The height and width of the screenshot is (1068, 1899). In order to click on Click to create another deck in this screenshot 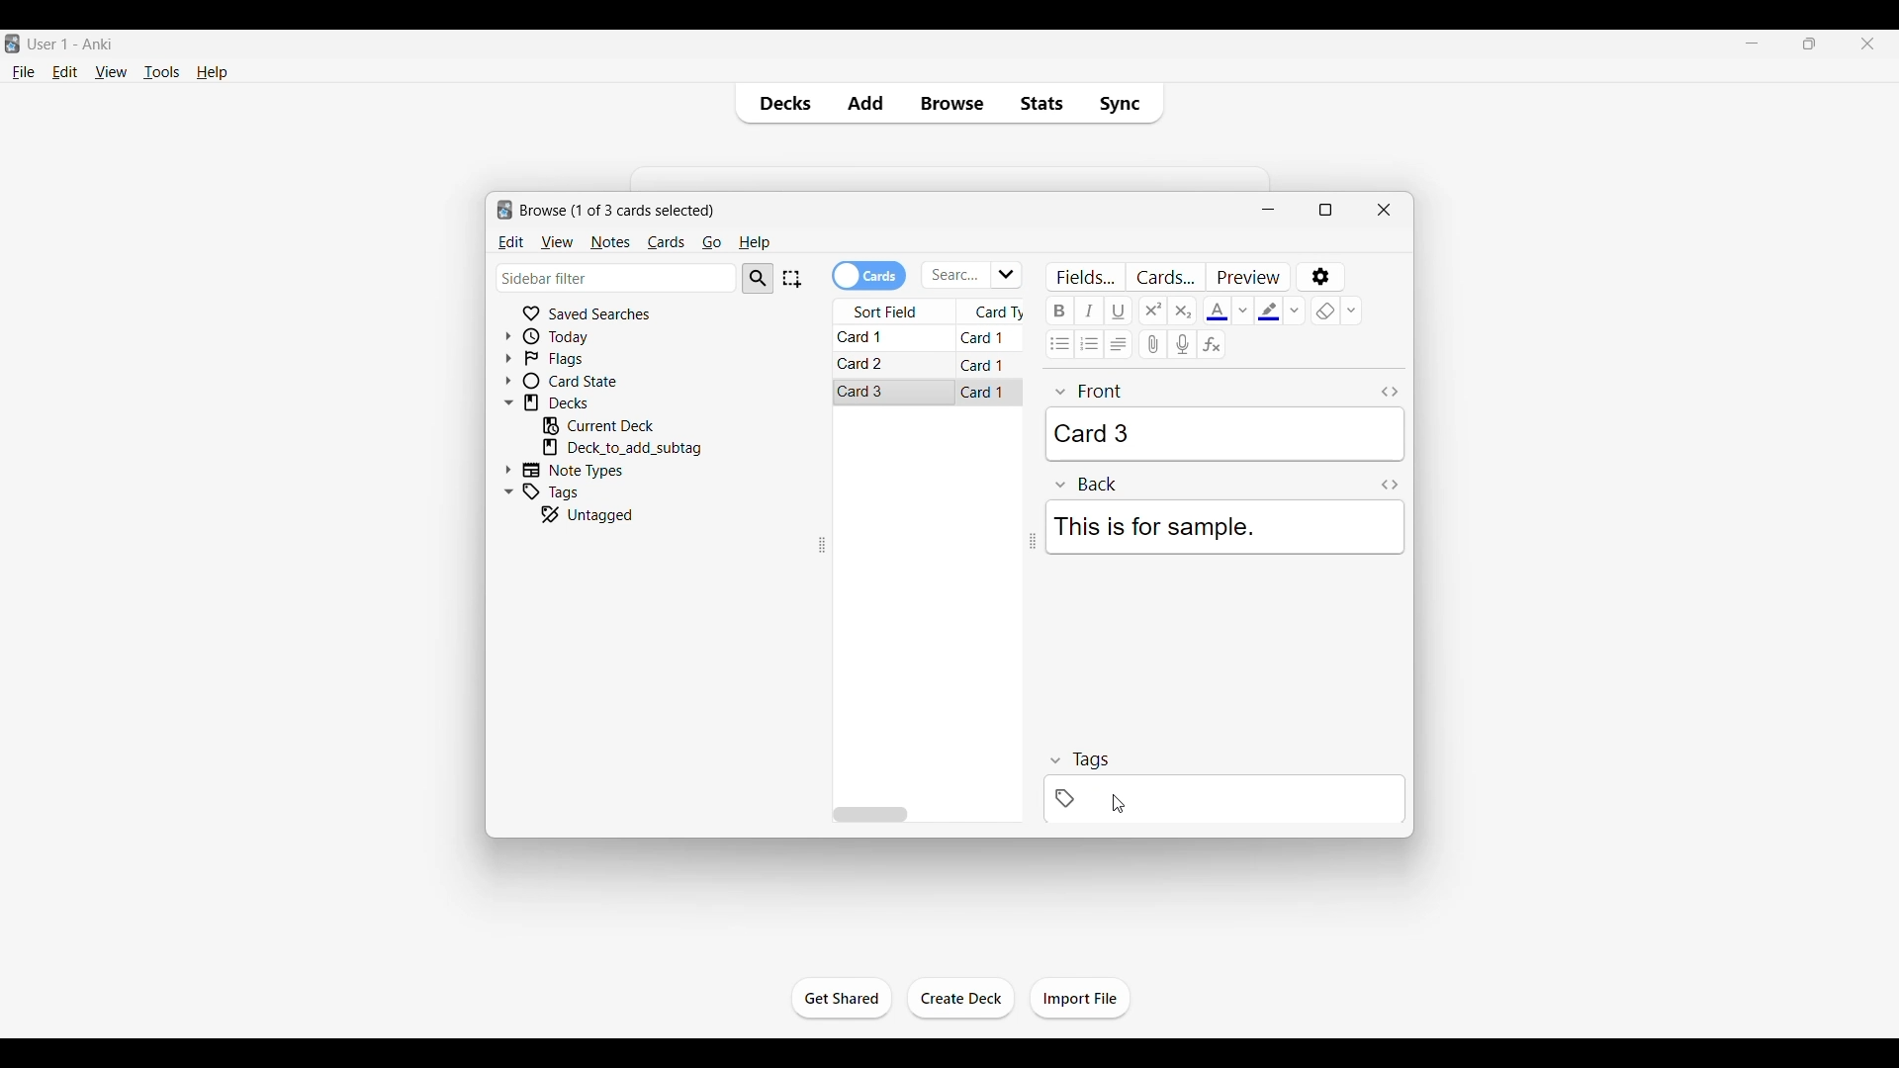, I will do `click(961, 998)`.